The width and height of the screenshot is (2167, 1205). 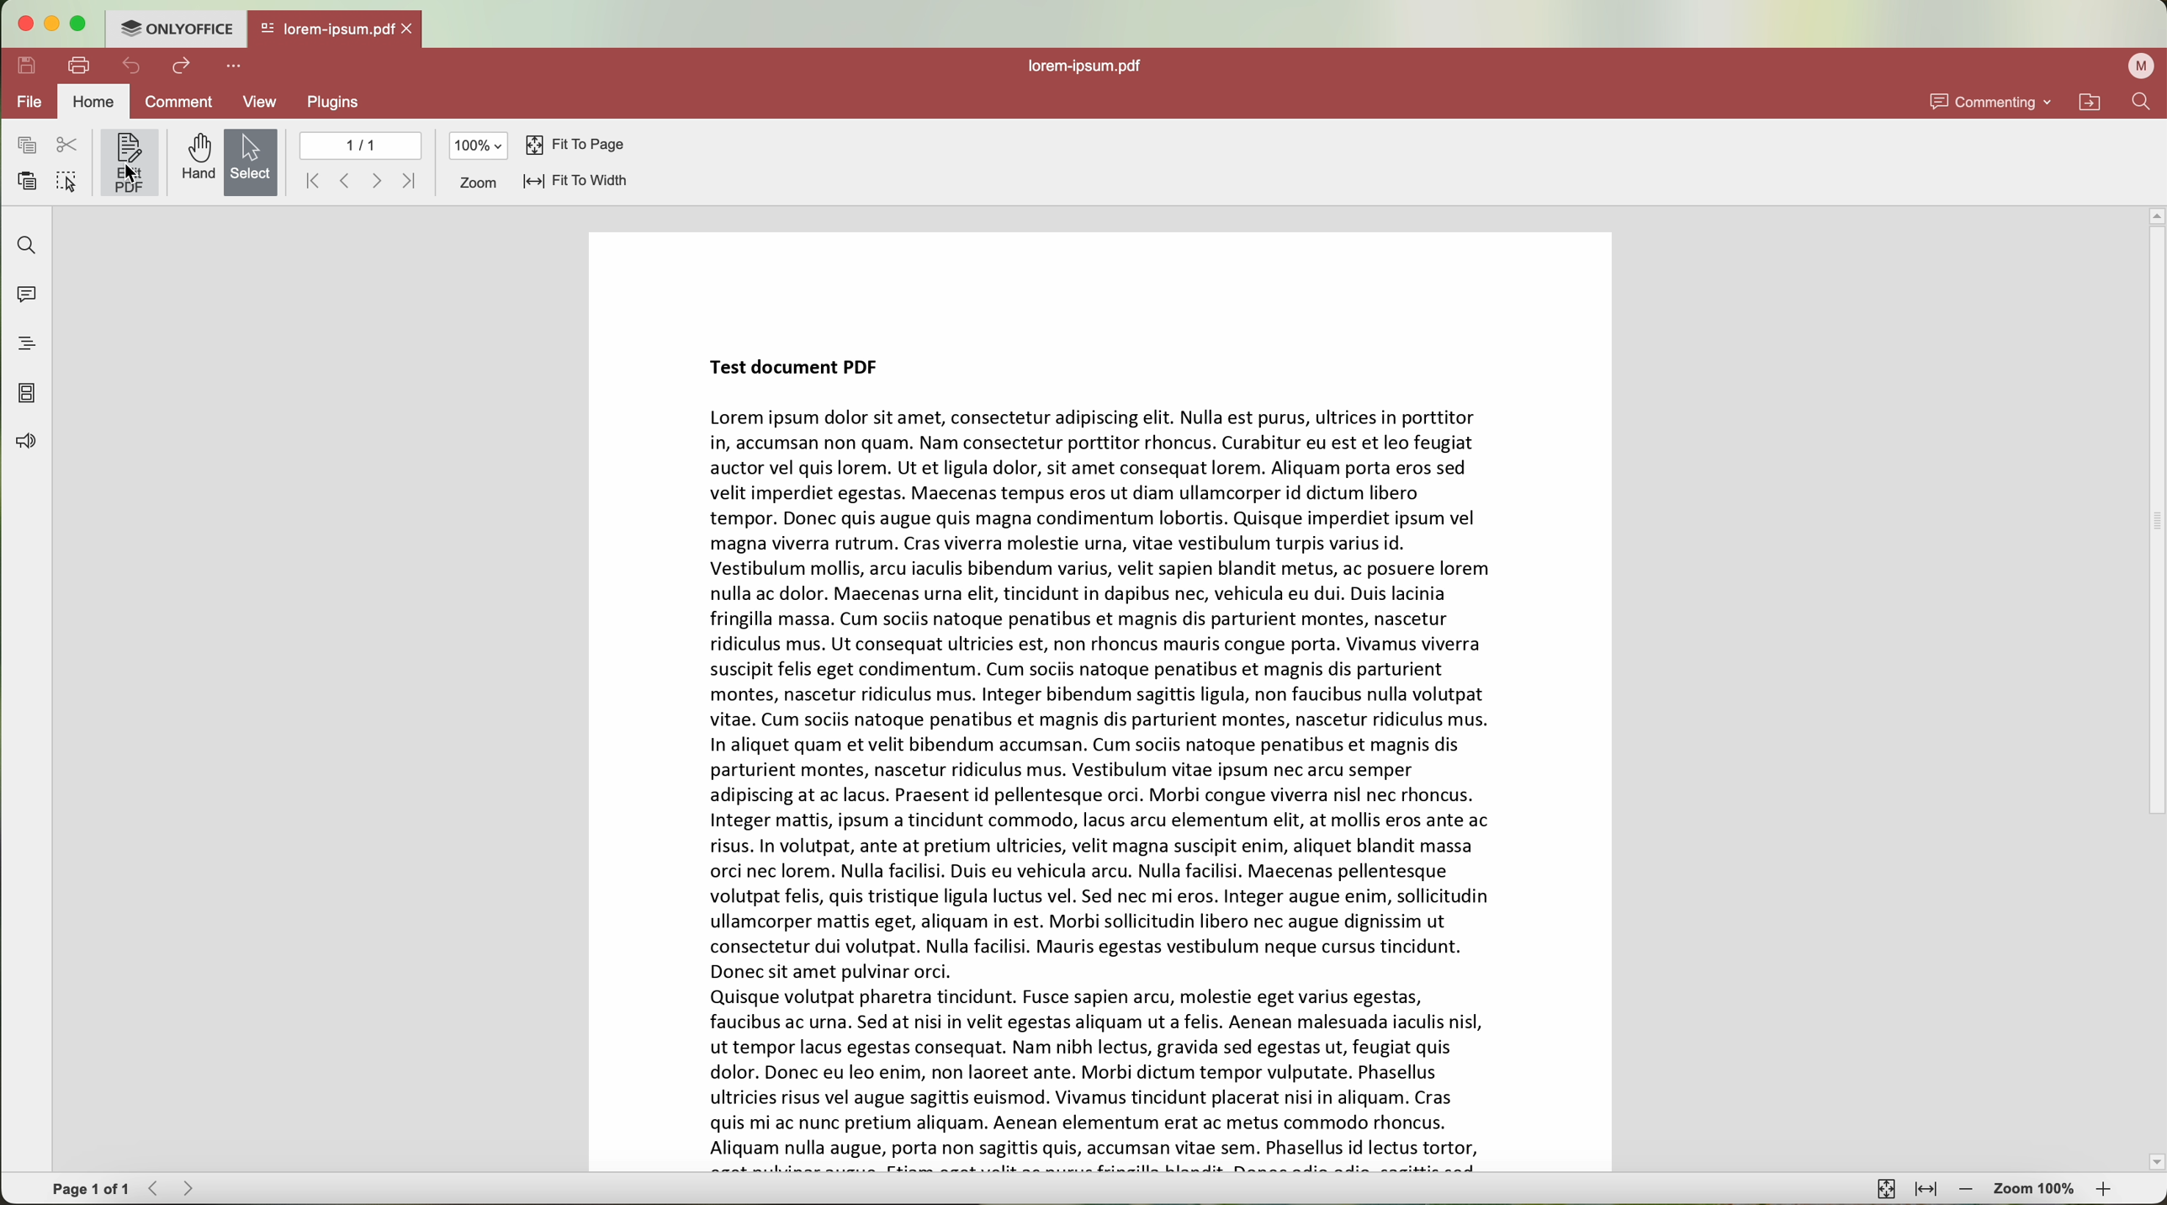 I want to click on copy, so click(x=25, y=144).